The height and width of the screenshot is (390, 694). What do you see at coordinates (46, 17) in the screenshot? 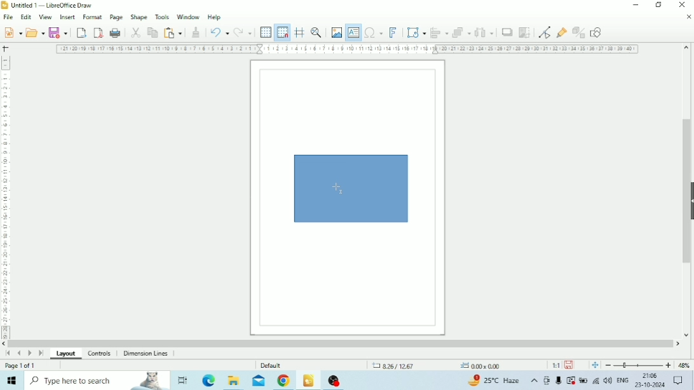
I see `View` at bounding box center [46, 17].